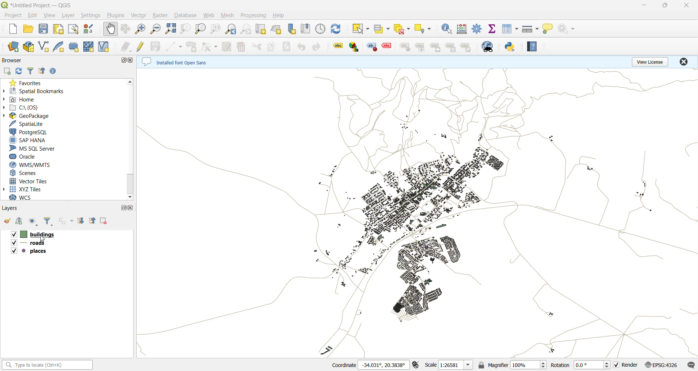  What do you see at coordinates (210, 46) in the screenshot?
I see `vertex tools` at bounding box center [210, 46].